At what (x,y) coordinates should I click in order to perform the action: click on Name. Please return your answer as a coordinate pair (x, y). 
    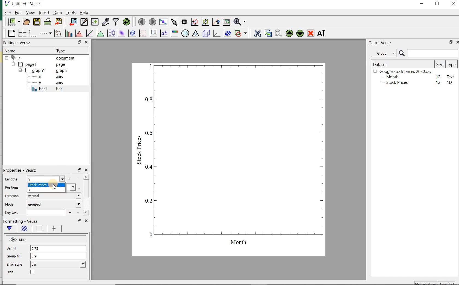
    Looking at the image, I should click on (14, 51).